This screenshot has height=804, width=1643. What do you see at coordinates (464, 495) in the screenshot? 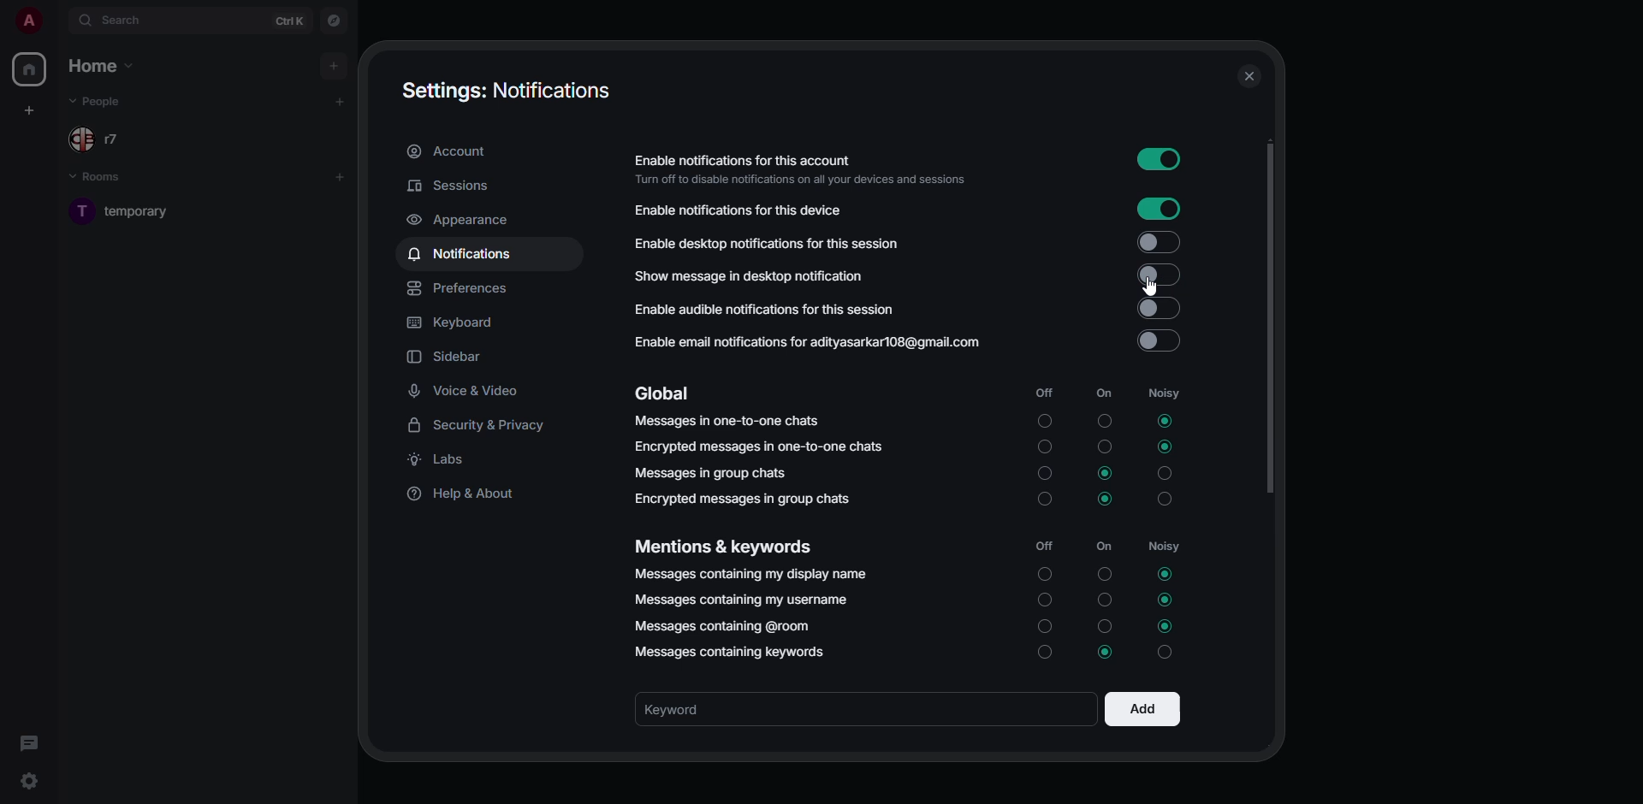
I see `help & about` at bounding box center [464, 495].